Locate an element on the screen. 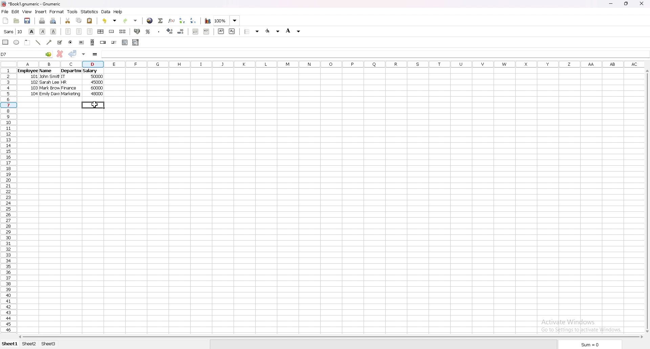 Image resolution: width=650 pixels, height=349 pixels. bold is located at coordinates (31, 31).